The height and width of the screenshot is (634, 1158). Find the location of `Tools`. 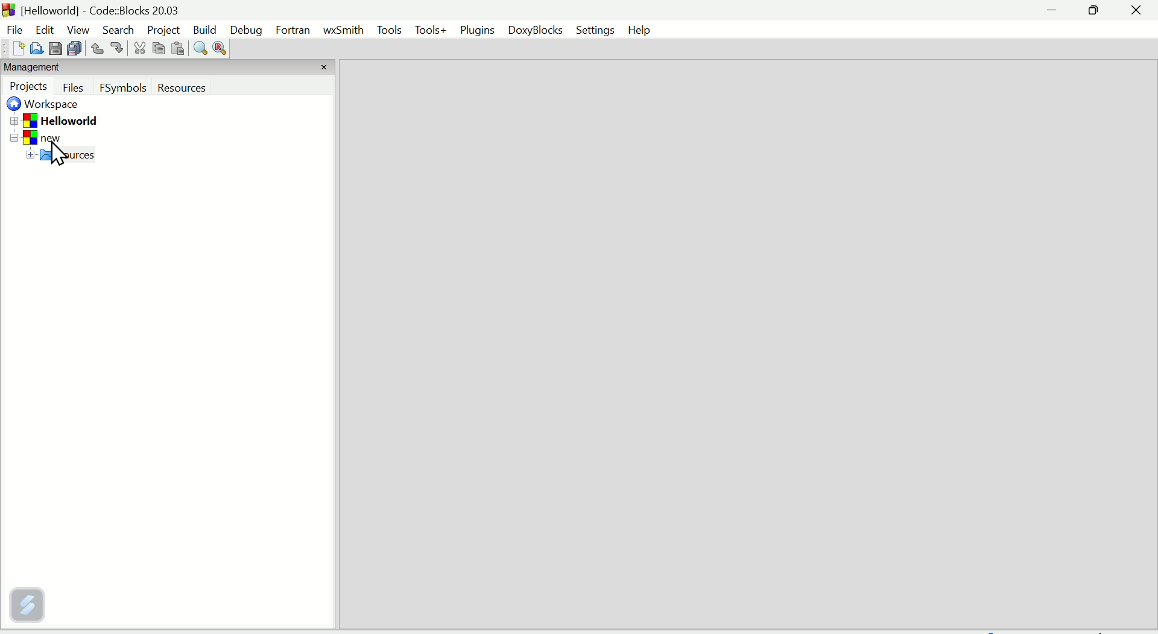

Tools is located at coordinates (429, 30).